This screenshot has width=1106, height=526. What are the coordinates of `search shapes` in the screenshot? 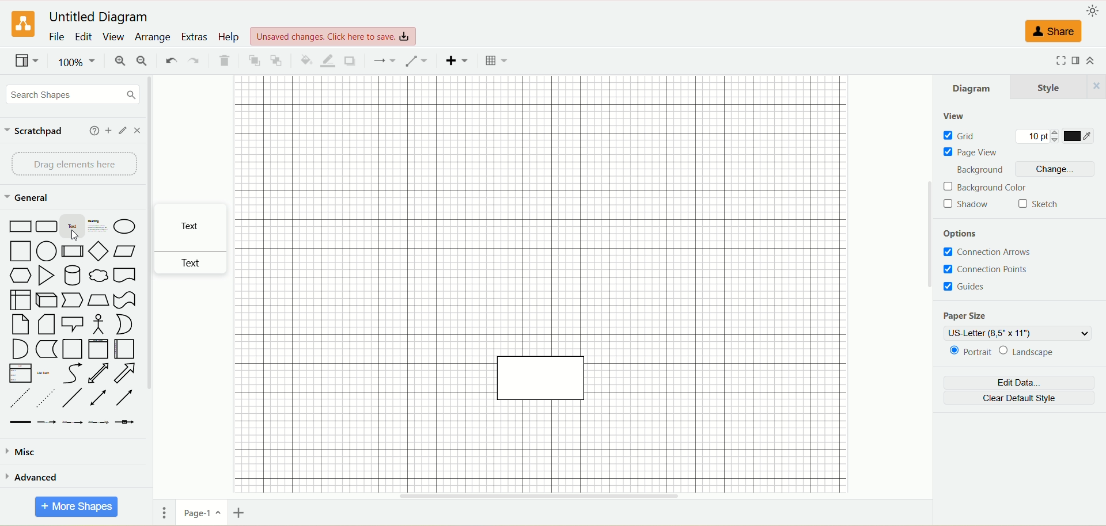 It's located at (73, 96).